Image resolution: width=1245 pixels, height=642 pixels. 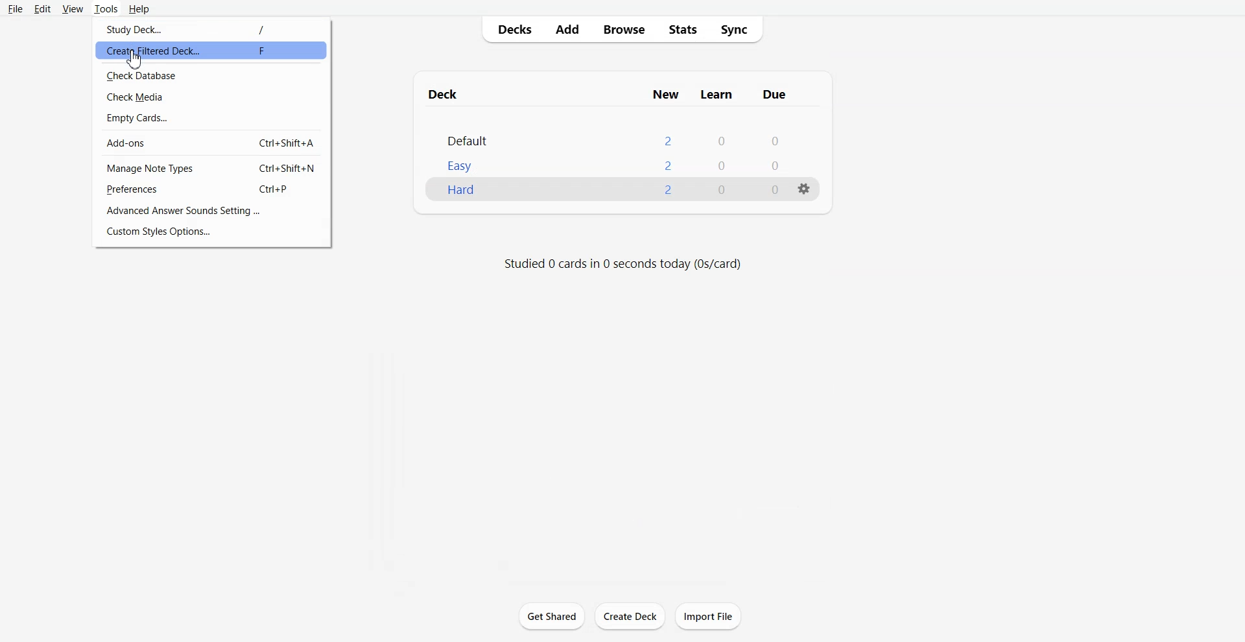 What do you see at coordinates (43, 9) in the screenshot?
I see `Edit` at bounding box center [43, 9].